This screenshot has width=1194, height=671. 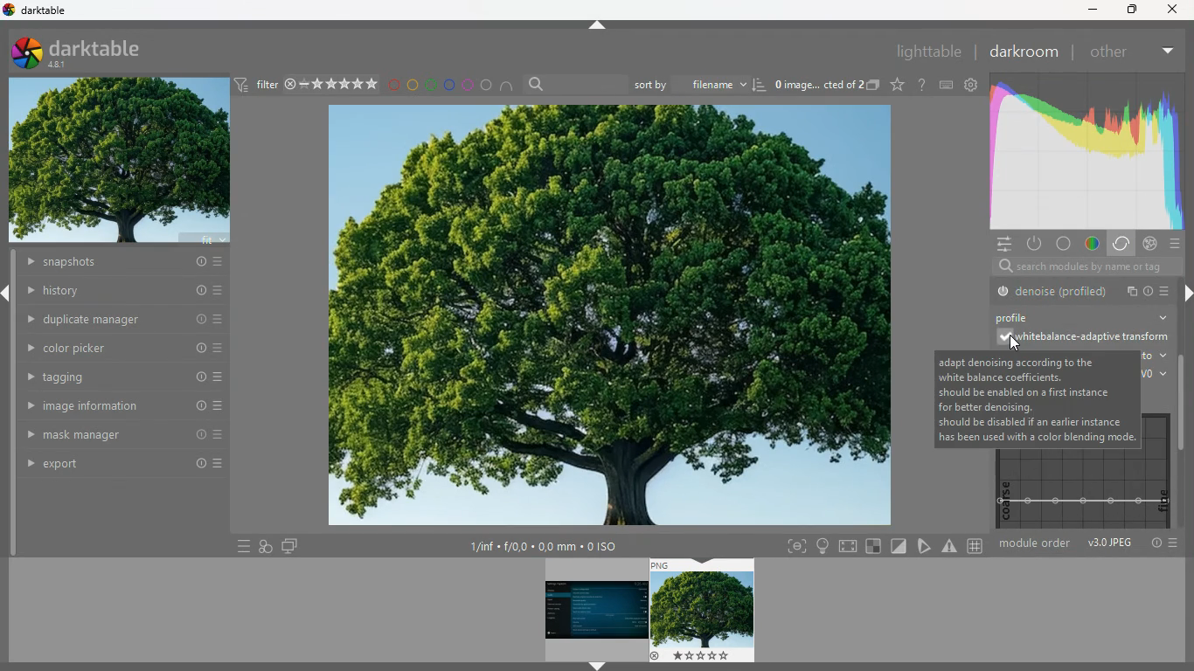 I want to click on duplicate manager, so click(x=128, y=319).